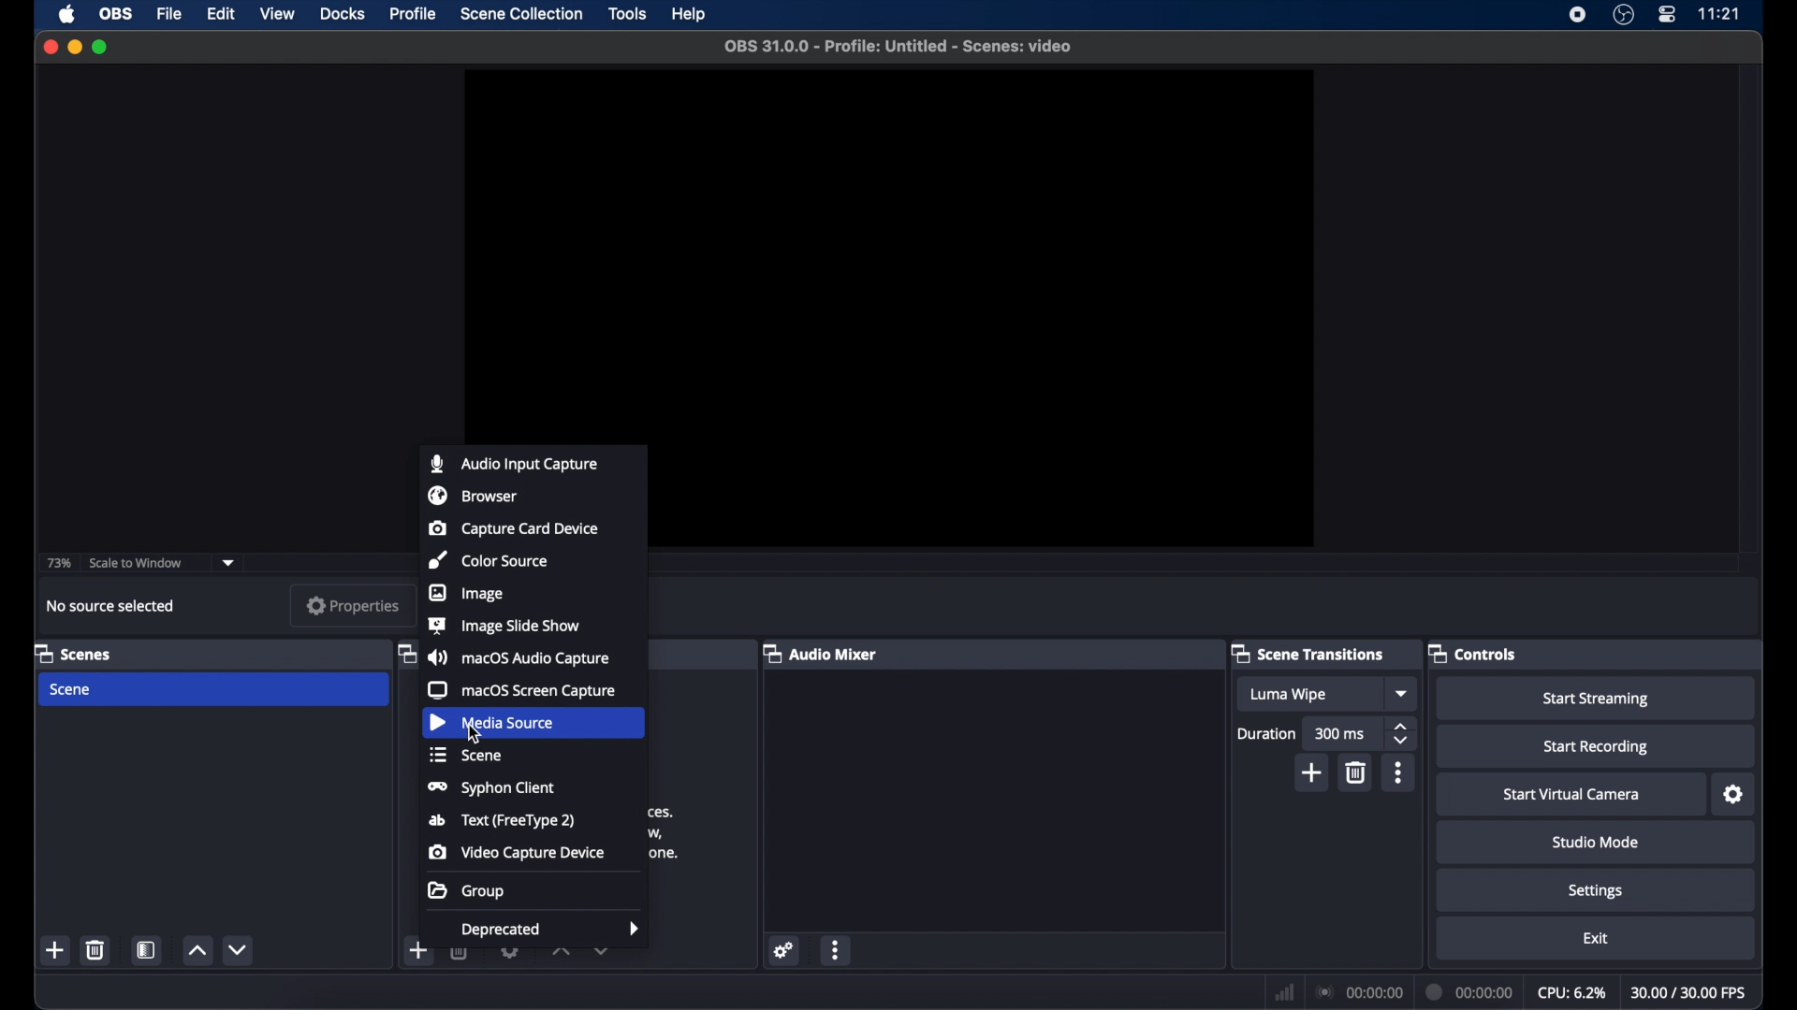 This screenshot has height=1010, width=1797. Describe the element at coordinates (220, 15) in the screenshot. I see `edit` at that location.